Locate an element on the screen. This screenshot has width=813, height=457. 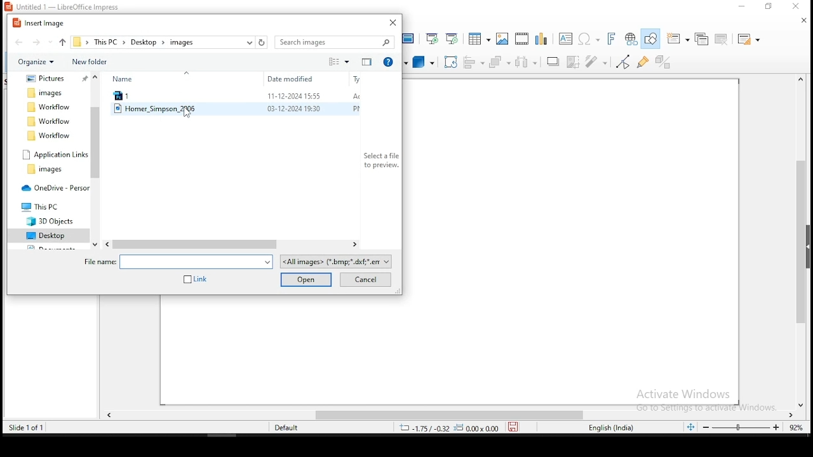
scroll down is located at coordinates (805, 407).